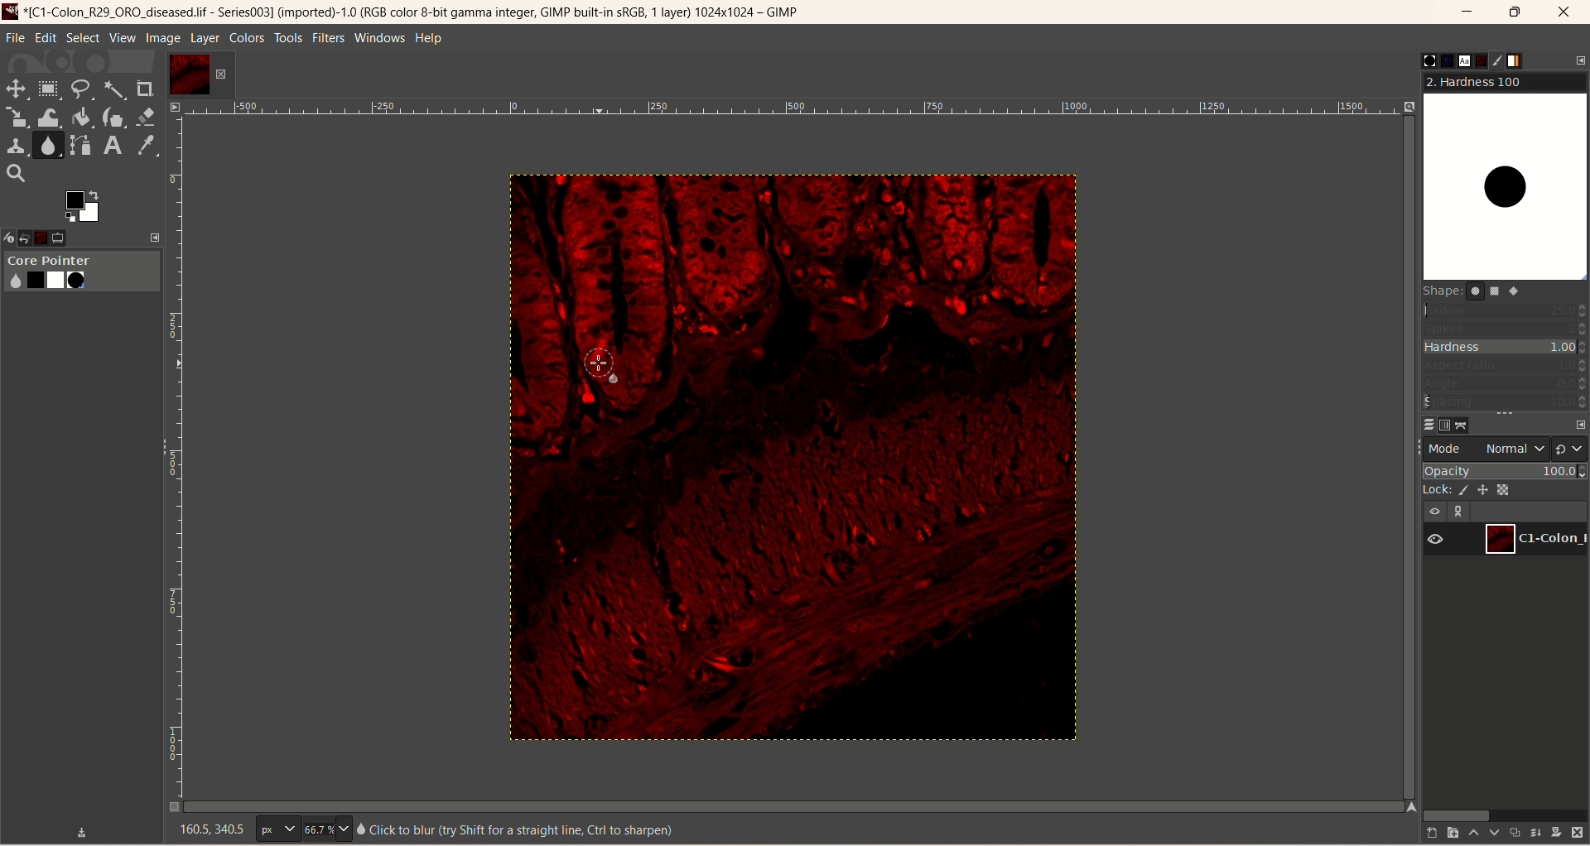  What do you see at coordinates (1557, 831) in the screenshot?
I see `add a mask` at bounding box center [1557, 831].